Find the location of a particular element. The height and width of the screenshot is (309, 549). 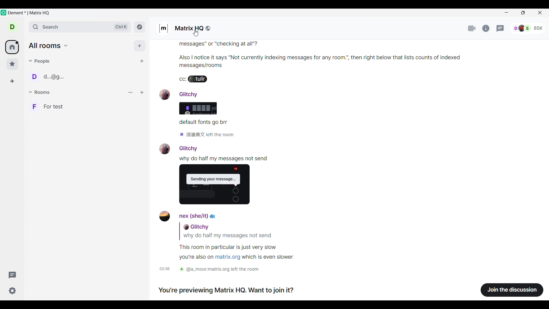

Home is located at coordinates (12, 47).